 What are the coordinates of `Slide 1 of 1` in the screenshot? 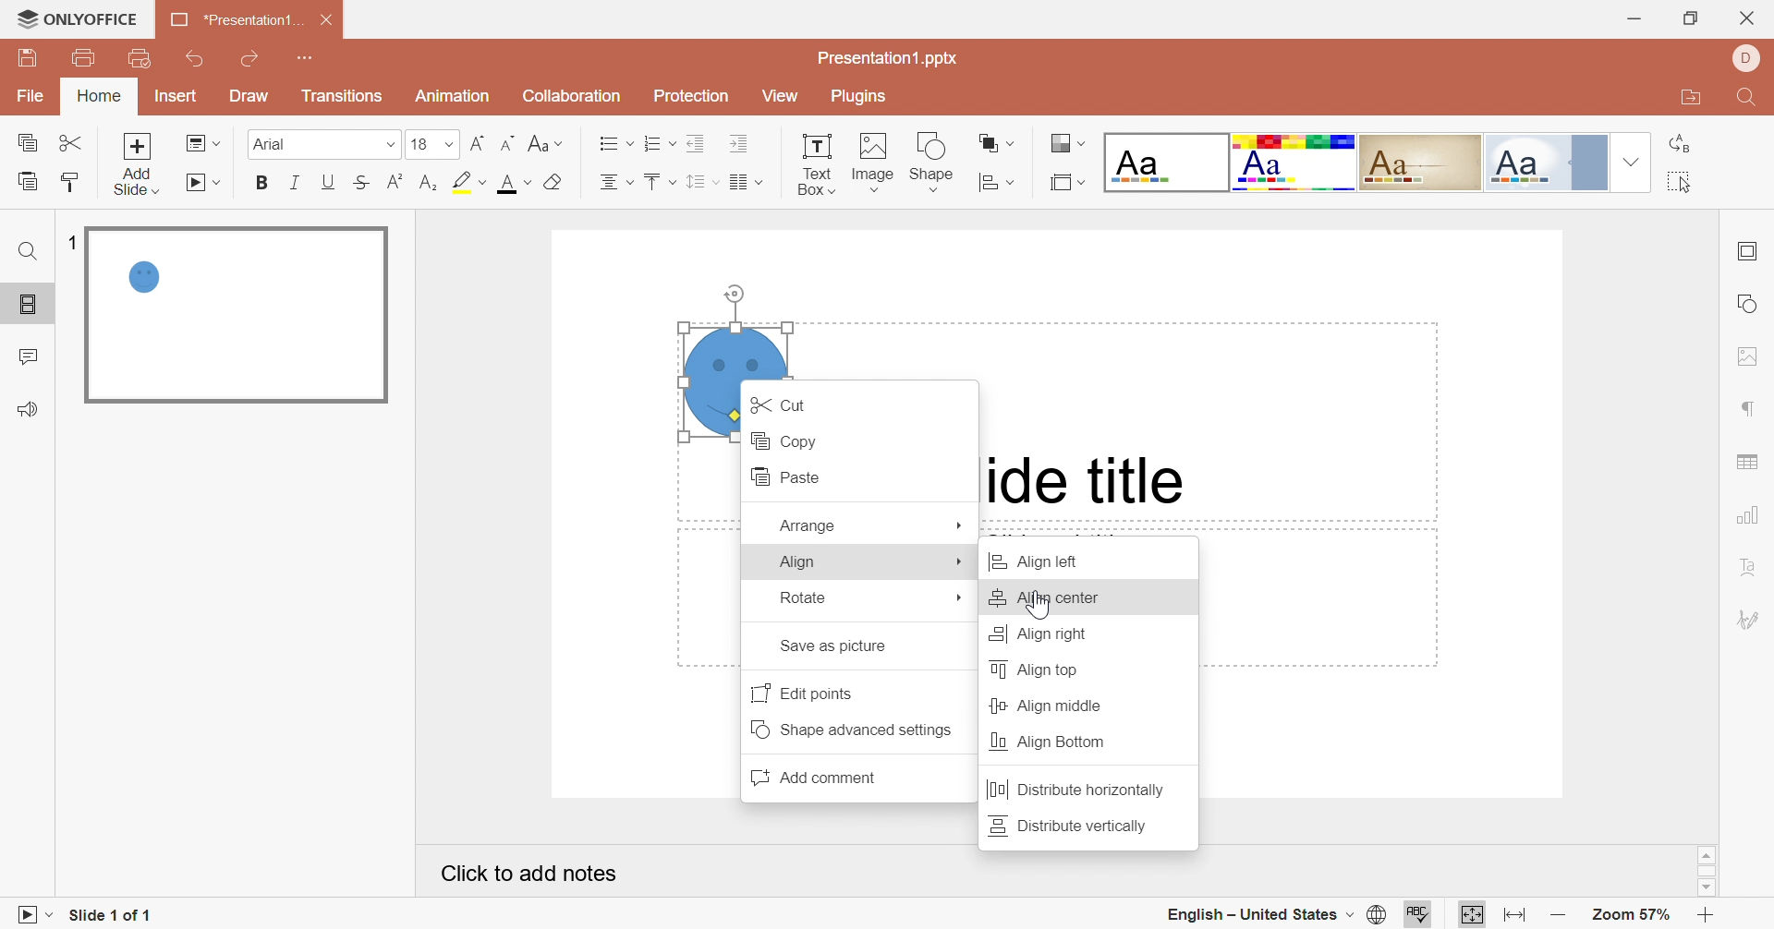 It's located at (114, 913).